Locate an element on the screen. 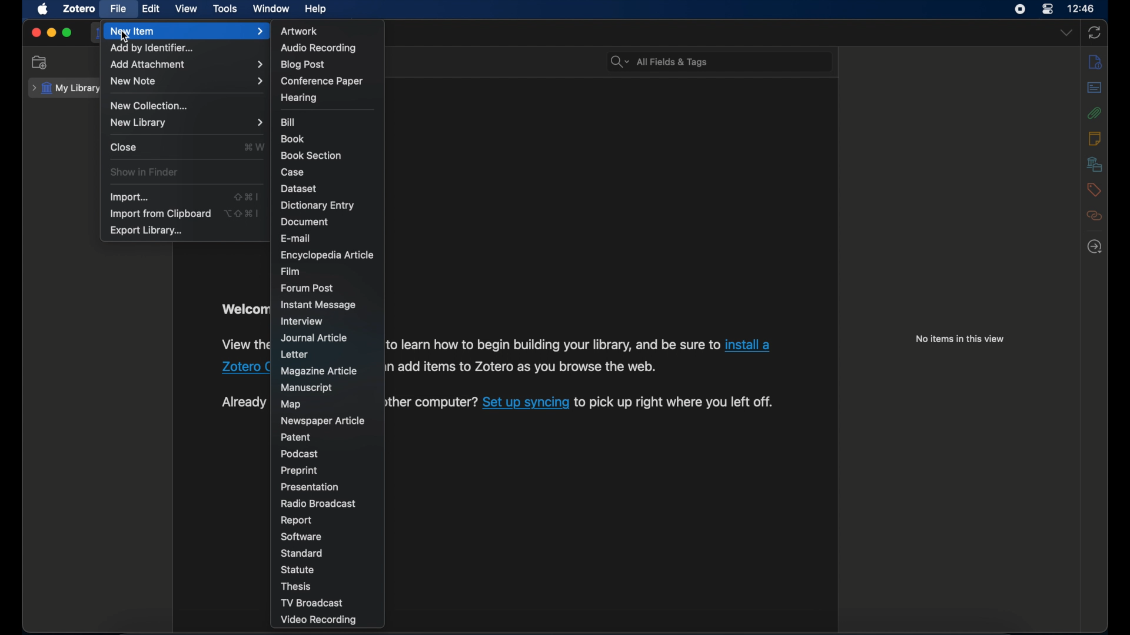  tags is located at coordinates (1094, 190).